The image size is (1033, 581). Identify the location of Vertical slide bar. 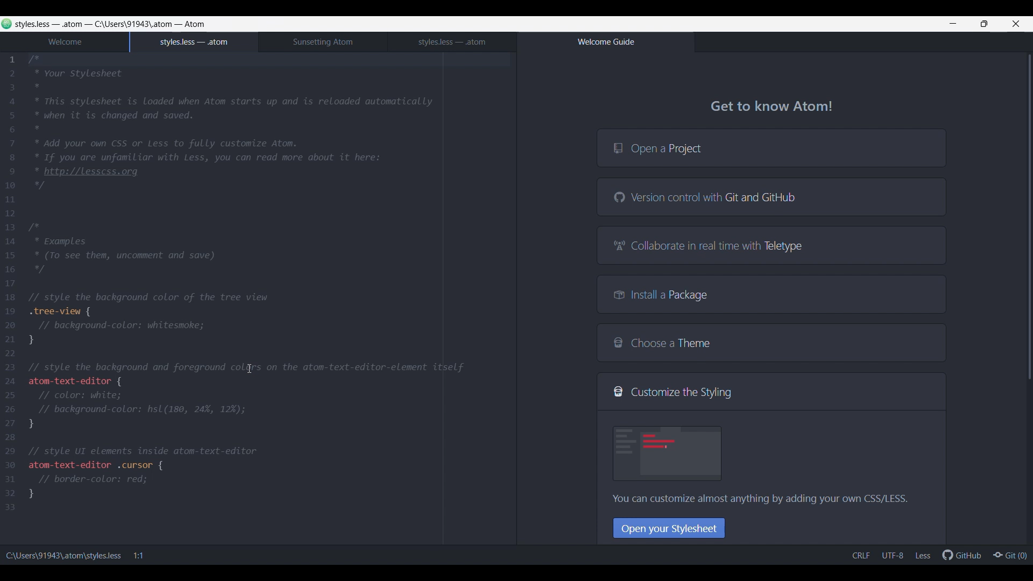
(1030, 274).